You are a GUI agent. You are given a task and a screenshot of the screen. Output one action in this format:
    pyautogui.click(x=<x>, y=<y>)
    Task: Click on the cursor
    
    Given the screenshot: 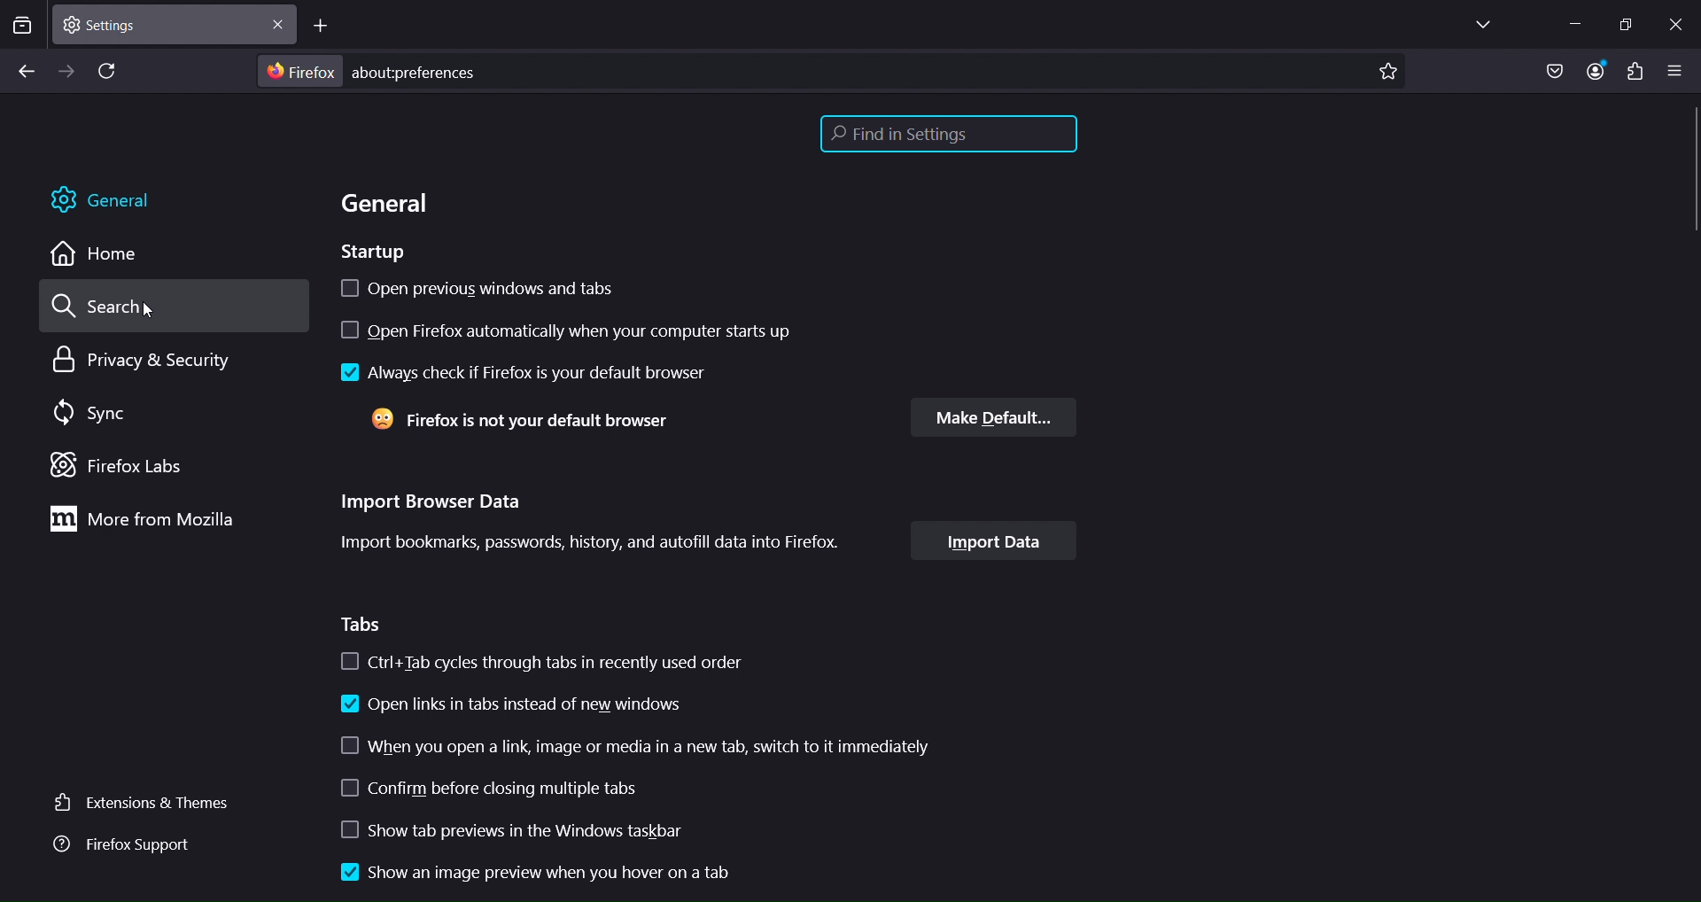 What is the action you would take?
    pyautogui.click(x=145, y=309)
    